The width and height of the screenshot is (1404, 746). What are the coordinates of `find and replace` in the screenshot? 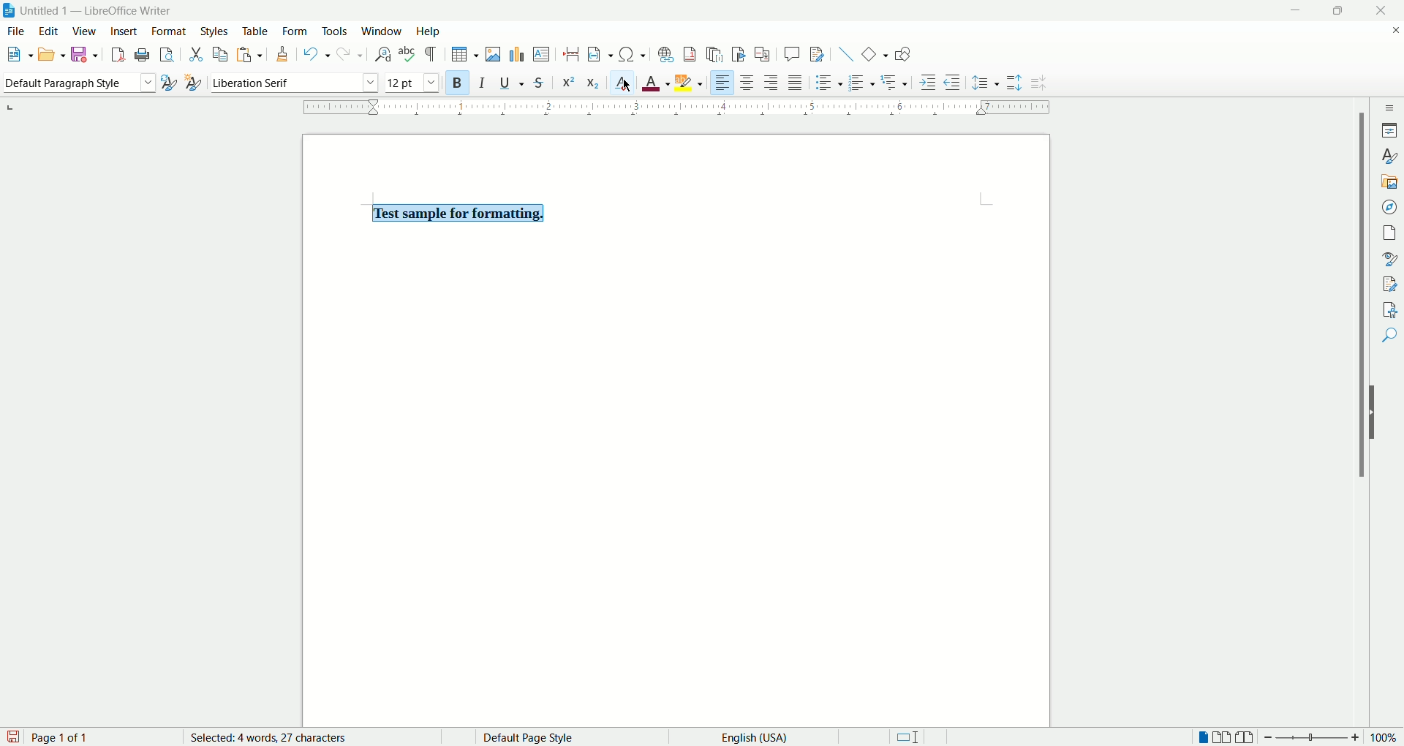 It's located at (380, 54).